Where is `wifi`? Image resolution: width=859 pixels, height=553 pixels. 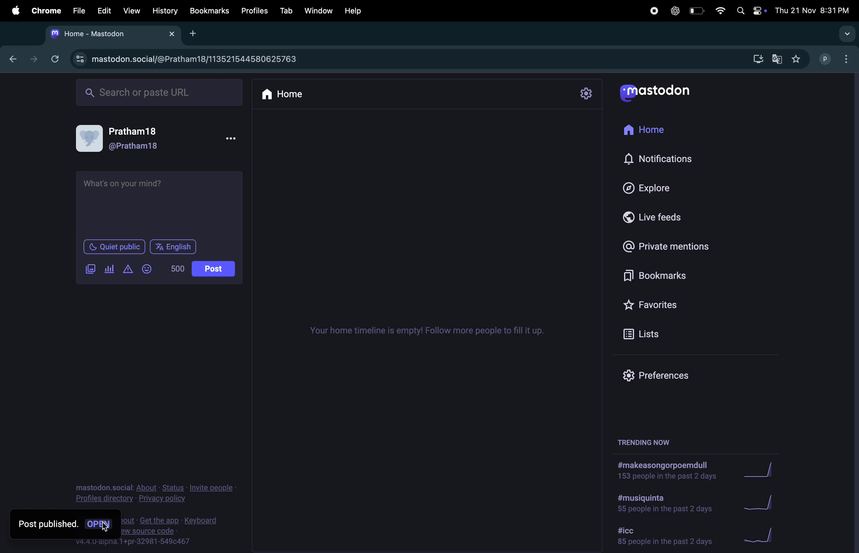
wifi is located at coordinates (721, 12).